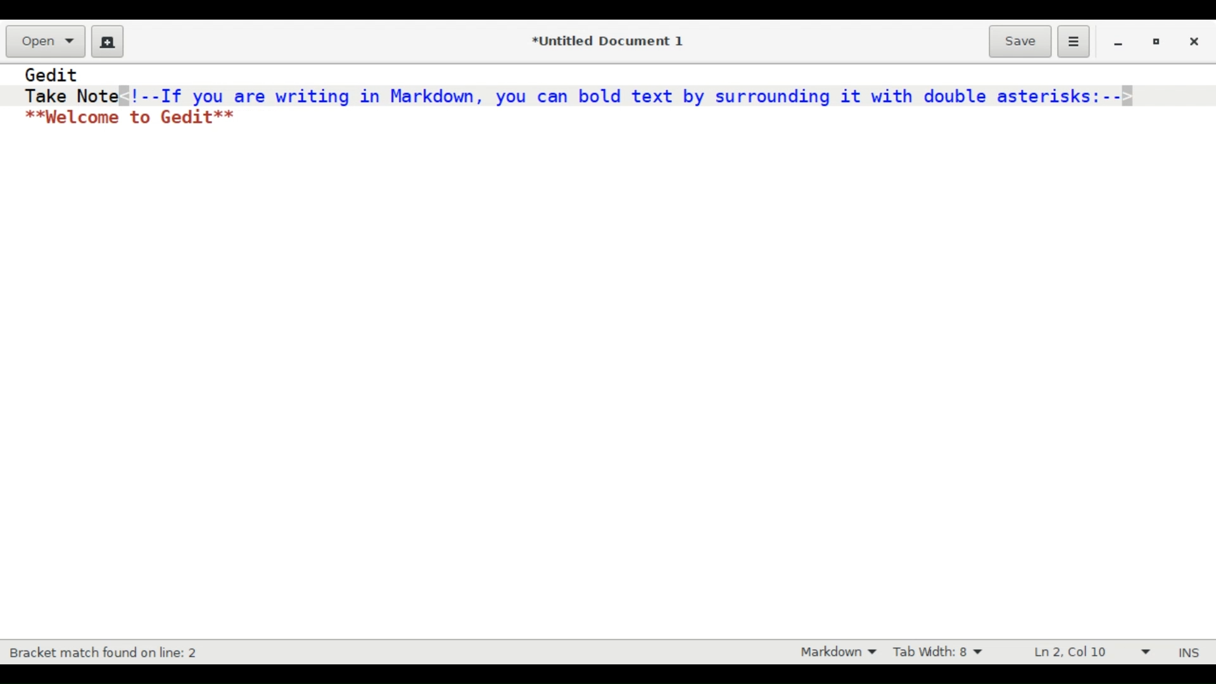 The image size is (1216, 684). I want to click on minimize, so click(1118, 43).